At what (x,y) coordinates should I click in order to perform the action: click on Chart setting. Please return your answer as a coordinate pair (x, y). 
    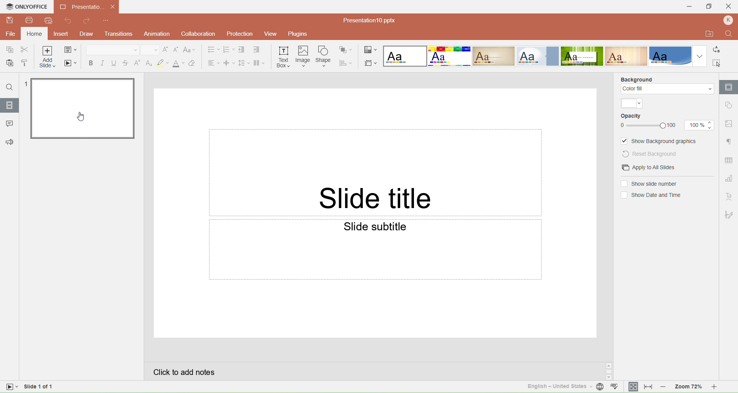
    Looking at the image, I should click on (730, 177).